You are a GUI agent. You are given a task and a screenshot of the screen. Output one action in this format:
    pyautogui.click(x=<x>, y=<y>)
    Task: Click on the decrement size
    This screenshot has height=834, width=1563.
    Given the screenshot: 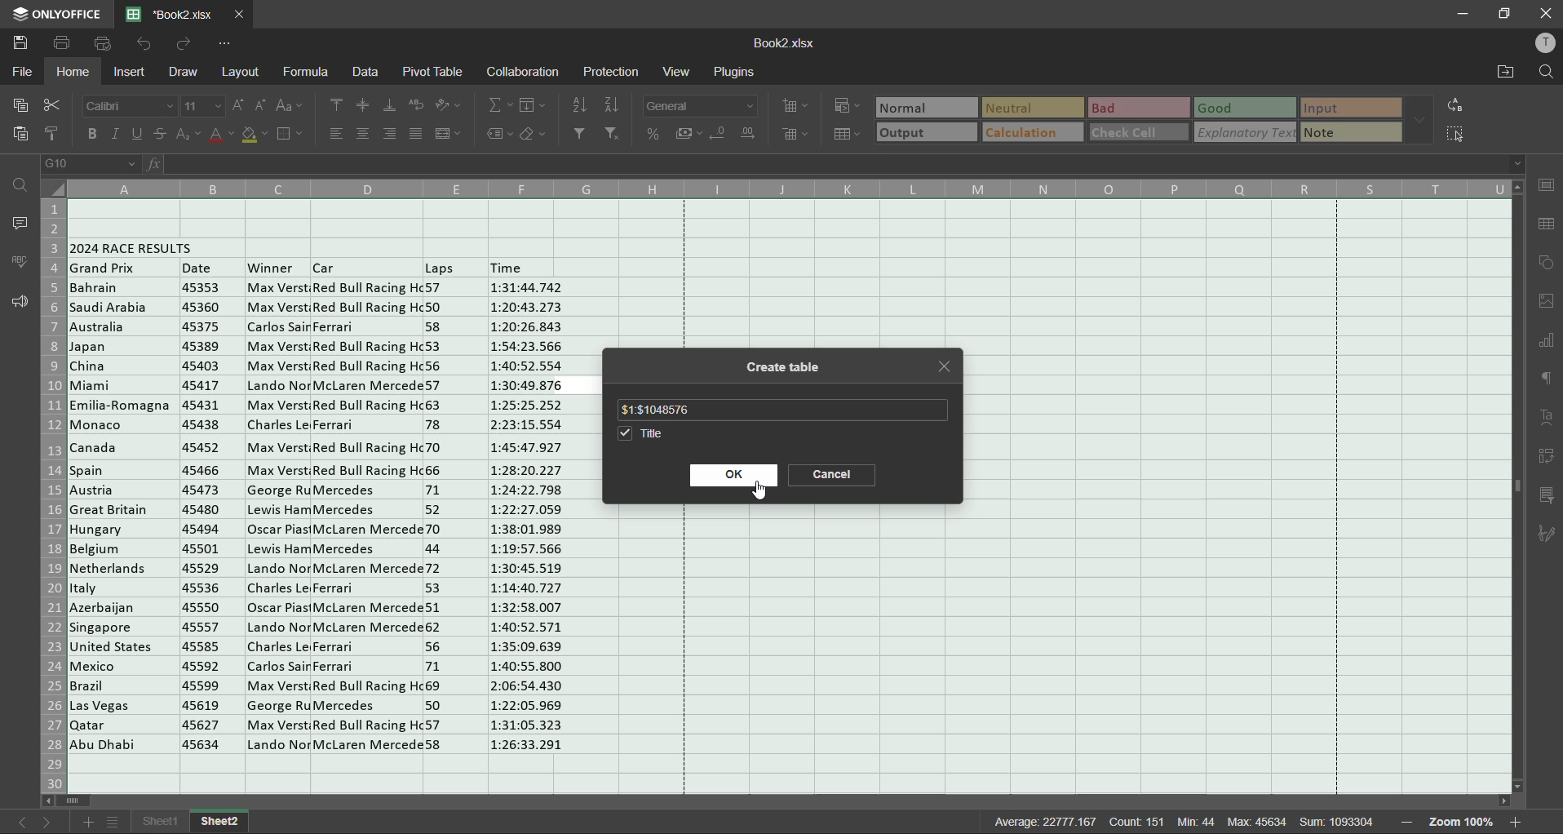 What is the action you would take?
    pyautogui.click(x=261, y=106)
    